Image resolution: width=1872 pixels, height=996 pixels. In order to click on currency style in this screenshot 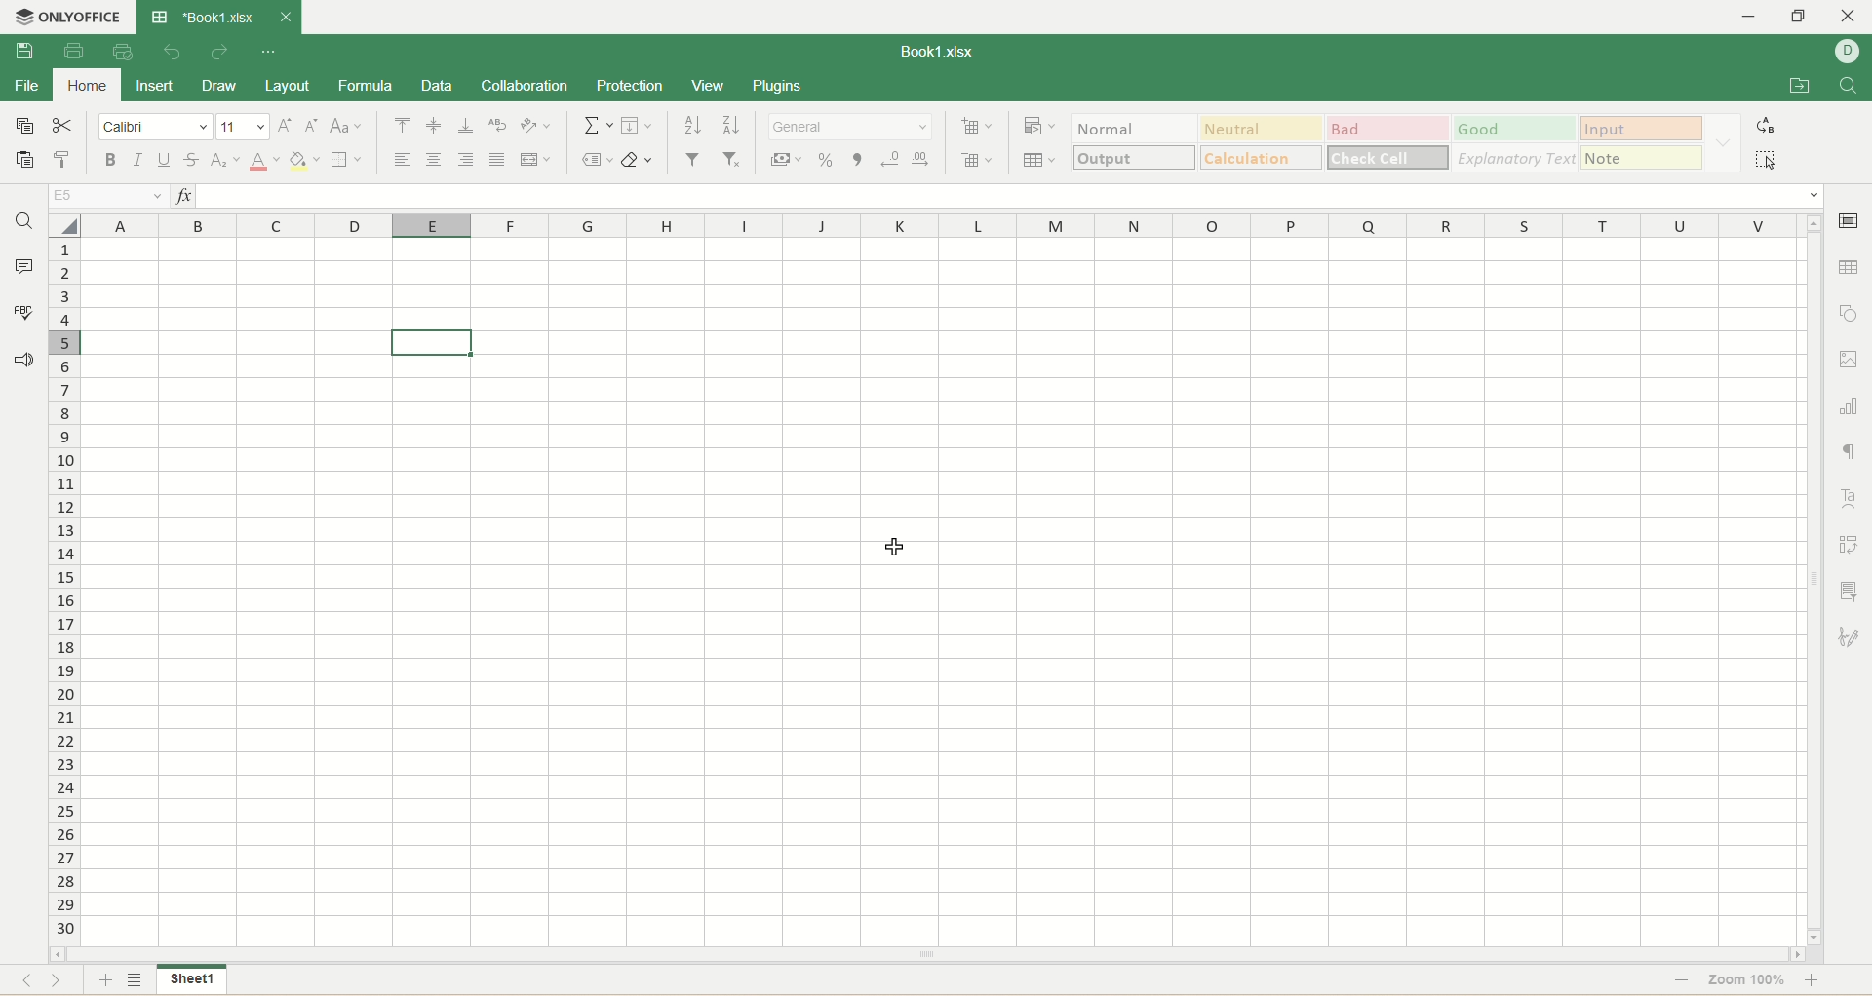, I will do `click(790, 162)`.